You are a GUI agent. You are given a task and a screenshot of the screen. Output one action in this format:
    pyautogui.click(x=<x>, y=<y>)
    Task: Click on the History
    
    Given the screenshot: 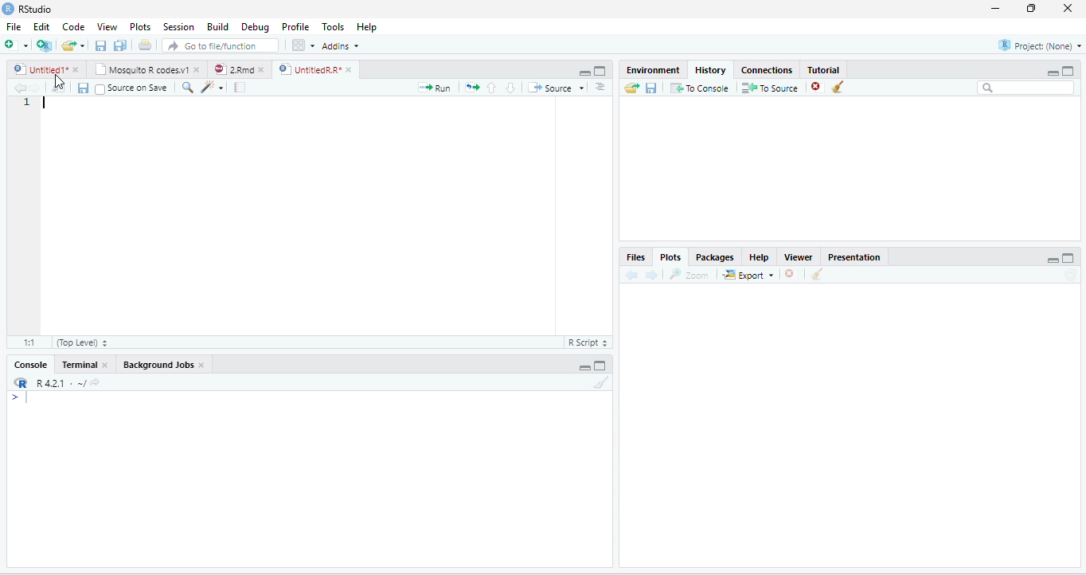 What is the action you would take?
    pyautogui.click(x=709, y=70)
    